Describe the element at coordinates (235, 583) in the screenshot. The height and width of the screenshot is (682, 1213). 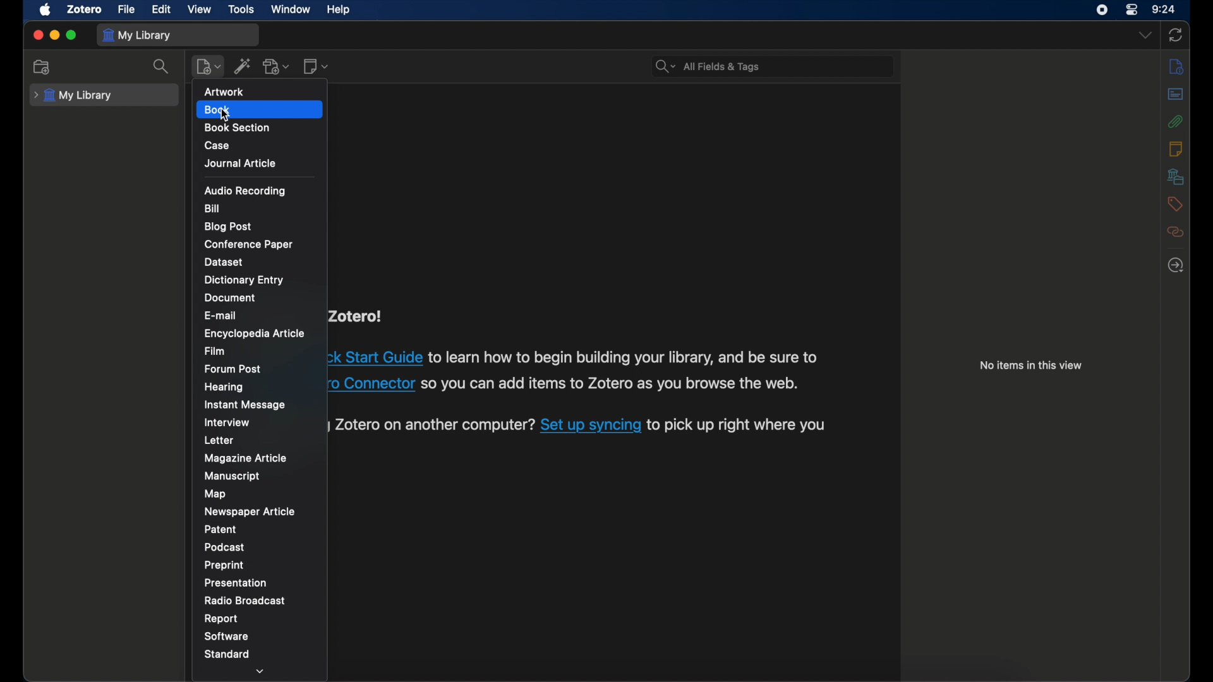
I see `presentation` at that location.